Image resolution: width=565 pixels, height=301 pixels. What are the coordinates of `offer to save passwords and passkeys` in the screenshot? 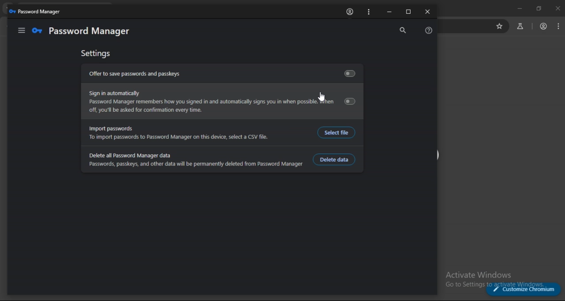 It's located at (222, 73).